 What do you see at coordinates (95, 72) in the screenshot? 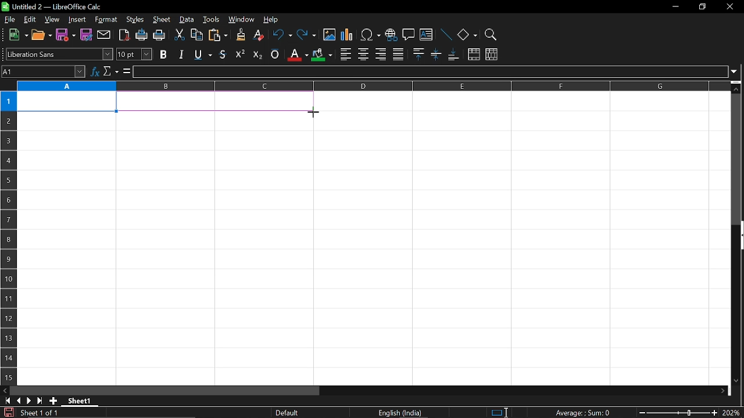
I see `function wizard` at bounding box center [95, 72].